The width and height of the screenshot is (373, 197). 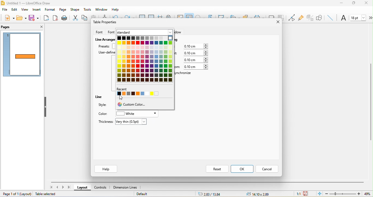 What do you see at coordinates (64, 17) in the screenshot?
I see `print` at bounding box center [64, 17].